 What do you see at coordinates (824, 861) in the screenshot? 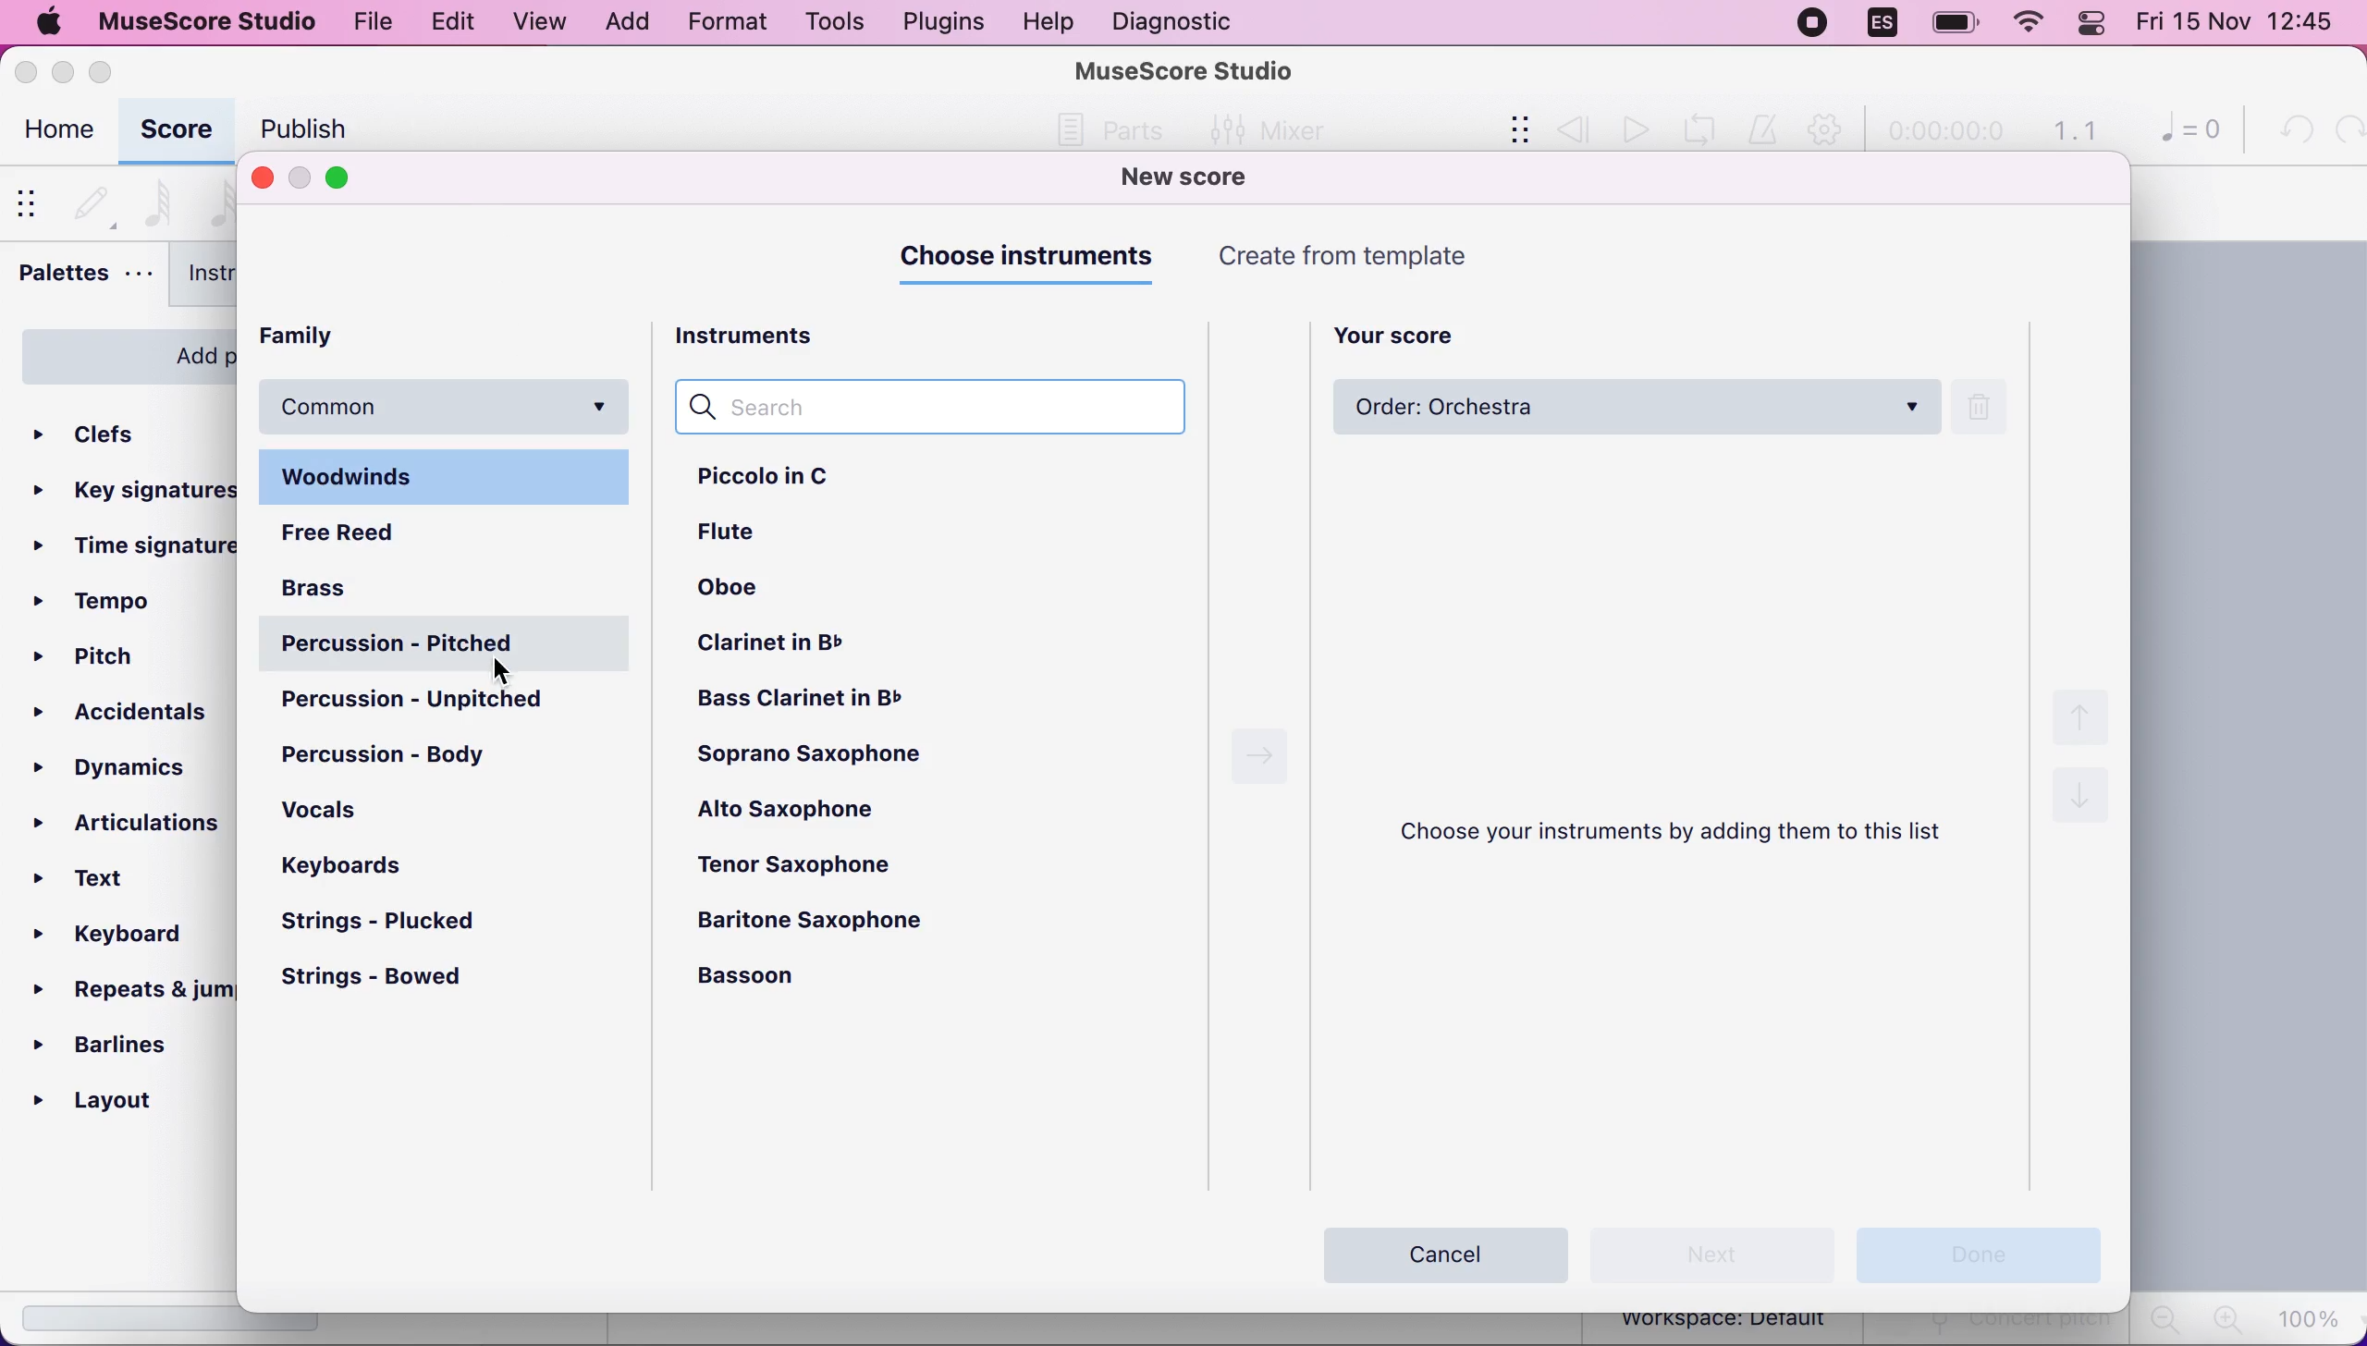
I see `tenor saxophone` at bounding box center [824, 861].